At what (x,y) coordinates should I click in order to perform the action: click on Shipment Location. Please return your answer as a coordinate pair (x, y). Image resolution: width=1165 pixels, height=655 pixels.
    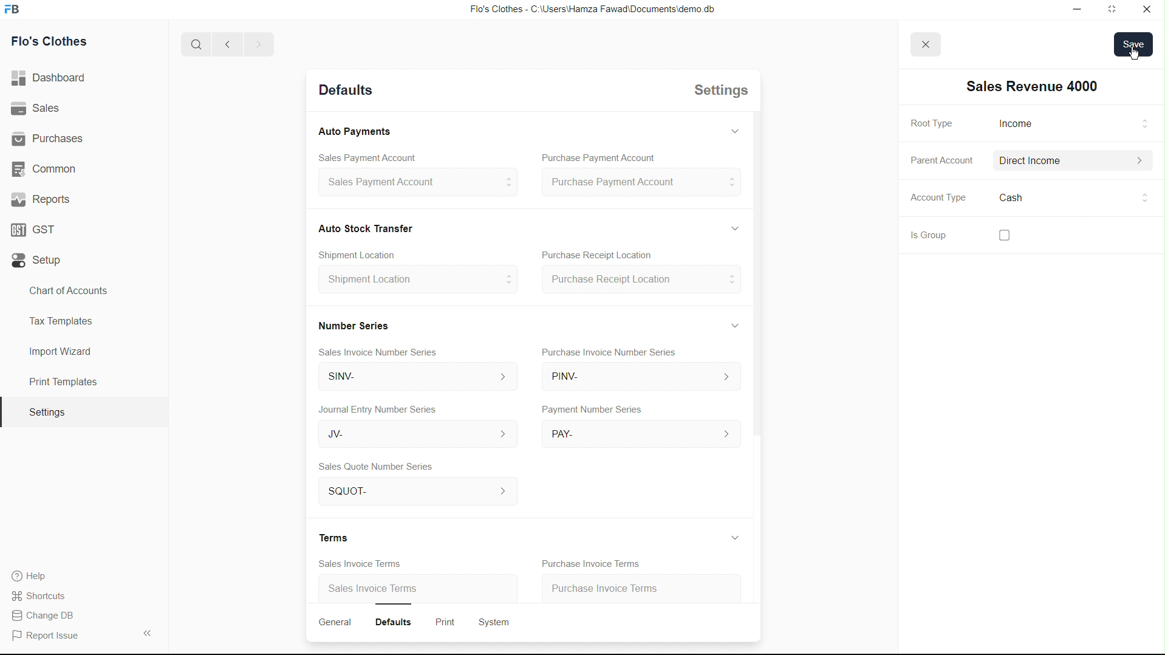
    Looking at the image, I should click on (417, 284).